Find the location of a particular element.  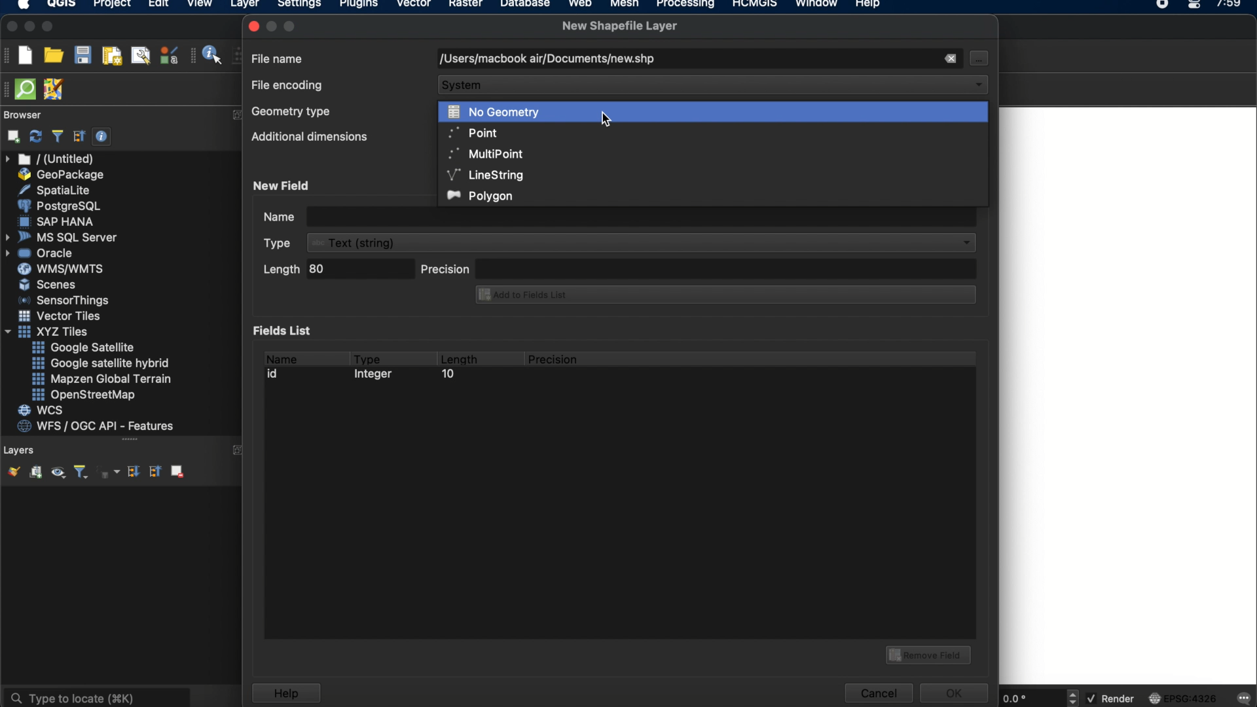

mapzen global terrain is located at coordinates (102, 379).